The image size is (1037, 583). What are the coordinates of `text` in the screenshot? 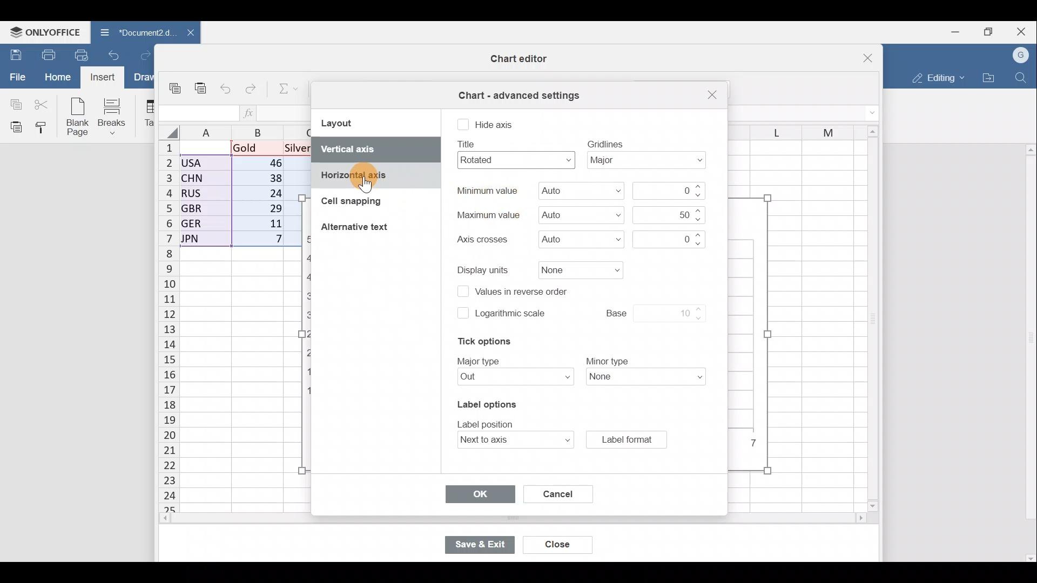 It's located at (484, 269).